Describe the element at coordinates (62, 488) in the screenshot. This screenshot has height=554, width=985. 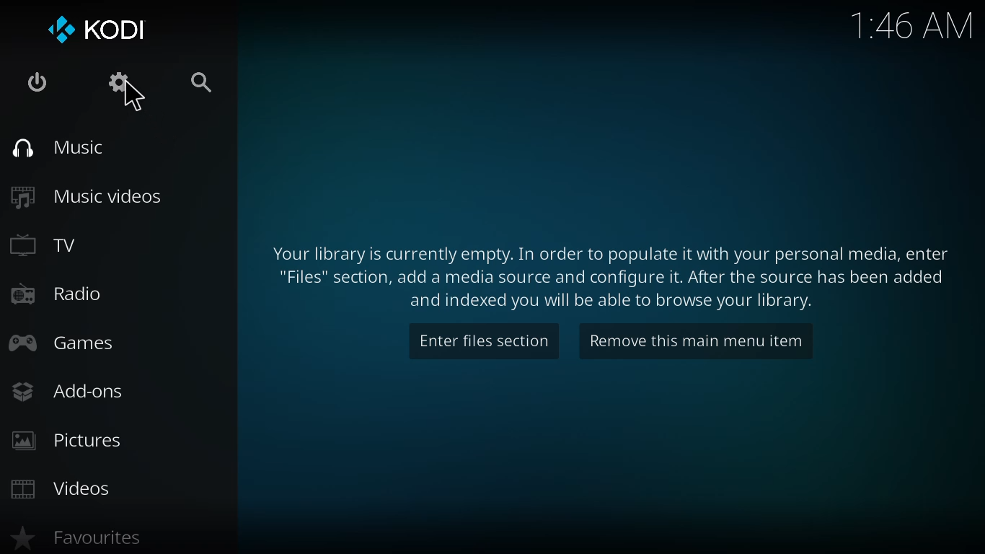
I see `videos` at that location.